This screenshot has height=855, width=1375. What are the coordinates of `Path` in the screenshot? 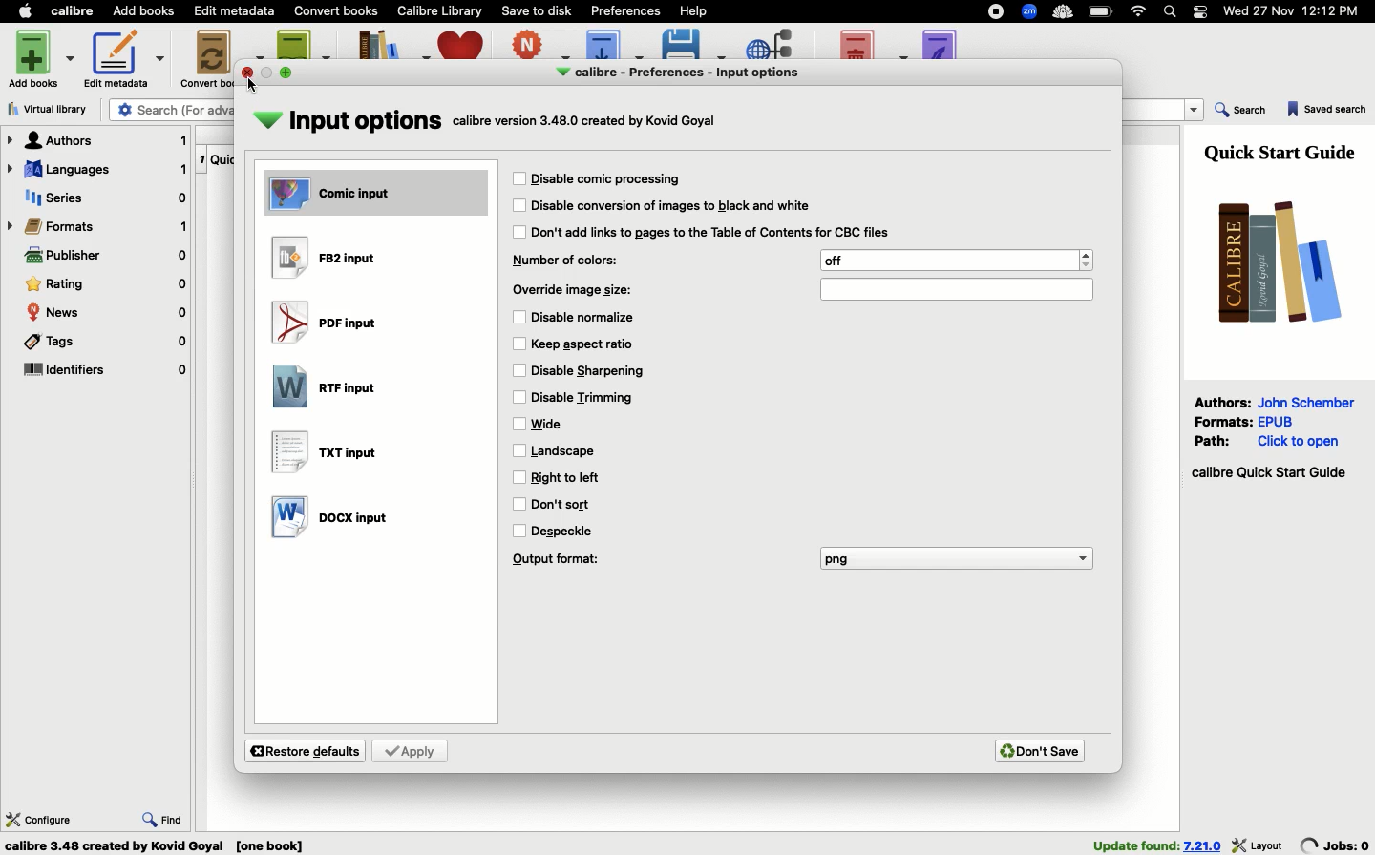 It's located at (1216, 440).